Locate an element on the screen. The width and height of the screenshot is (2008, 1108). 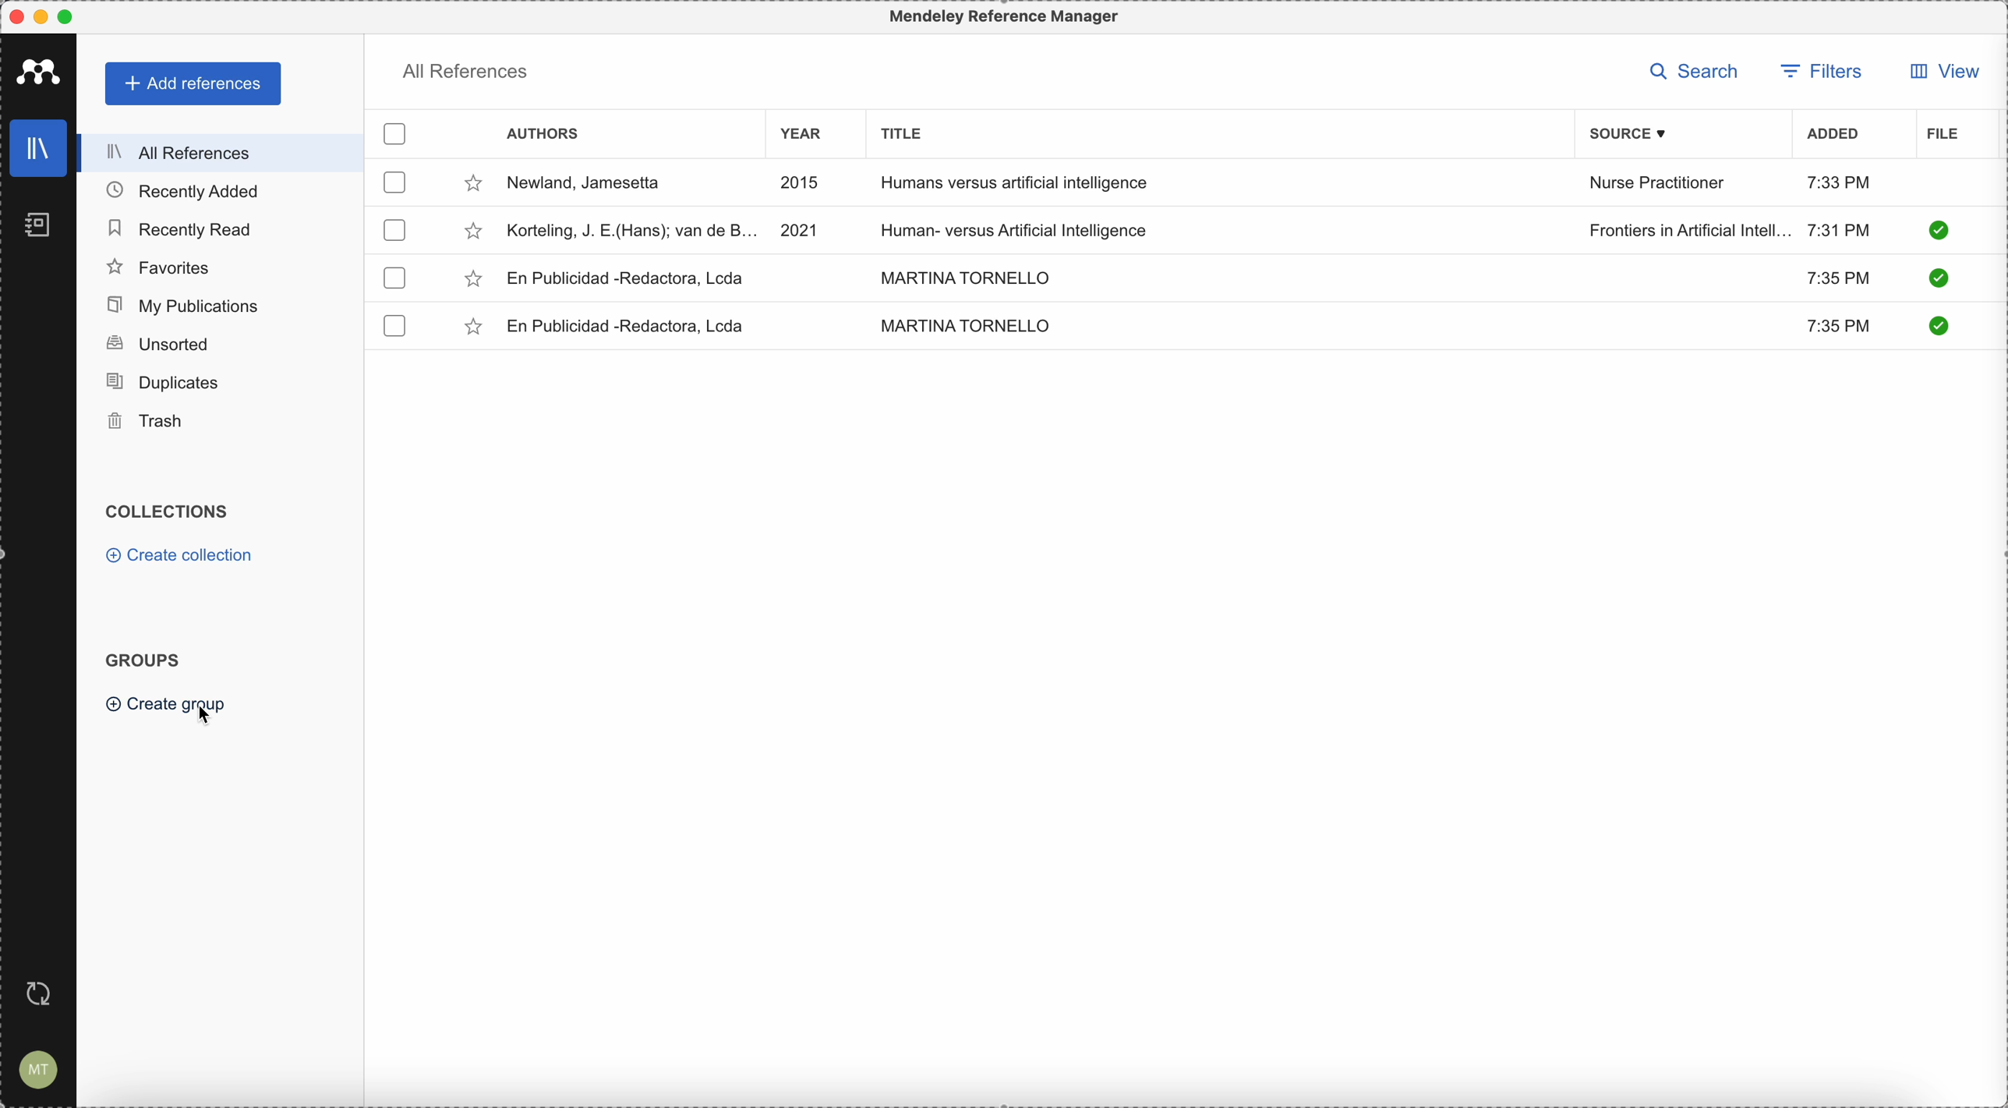
MARTINA TORNELLO is located at coordinates (961, 275).